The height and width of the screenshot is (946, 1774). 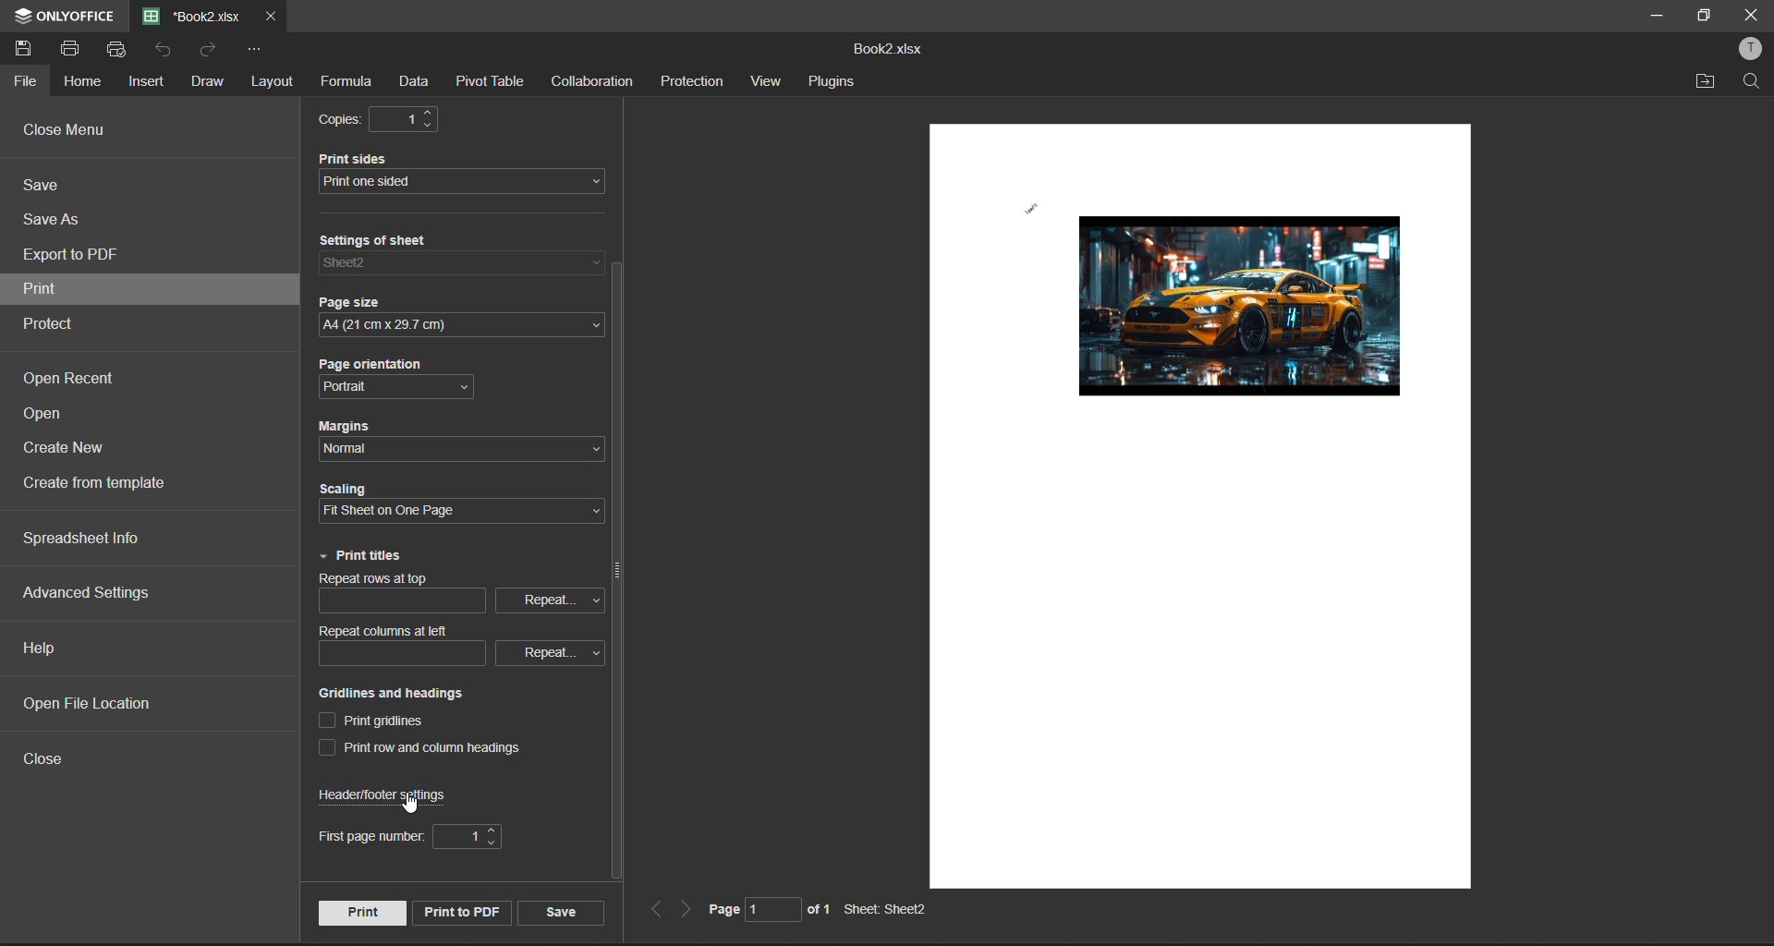 What do you see at coordinates (616, 573) in the screenshot?
I see `vertical scroll bar` at bounding box center [616, 573].